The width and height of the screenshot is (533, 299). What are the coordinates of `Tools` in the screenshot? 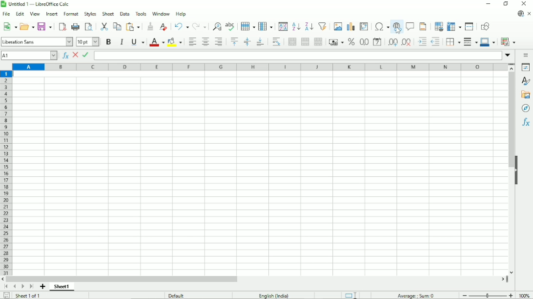 It's located at (141, 13).